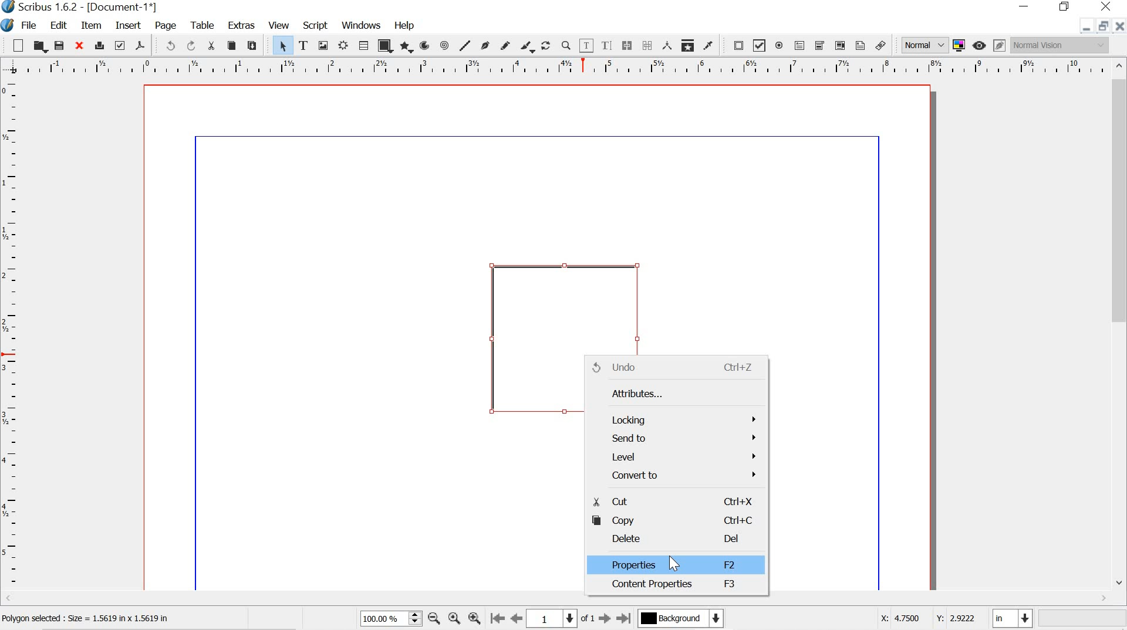 The width and height of the screenshot is (1127, 630). What do you see at coordinates (362, 26) in the screenshot?
I see `windows` at bounding box center [362, 26].